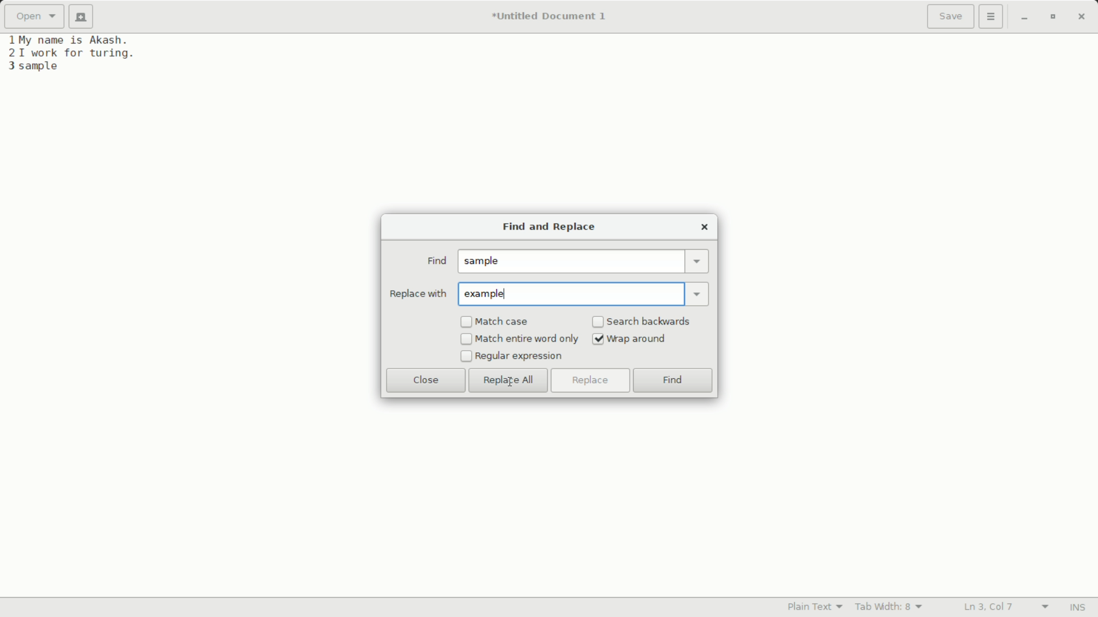 This screenshot has width=1098, height=617. I want to click on replace with, so click(417, 294).